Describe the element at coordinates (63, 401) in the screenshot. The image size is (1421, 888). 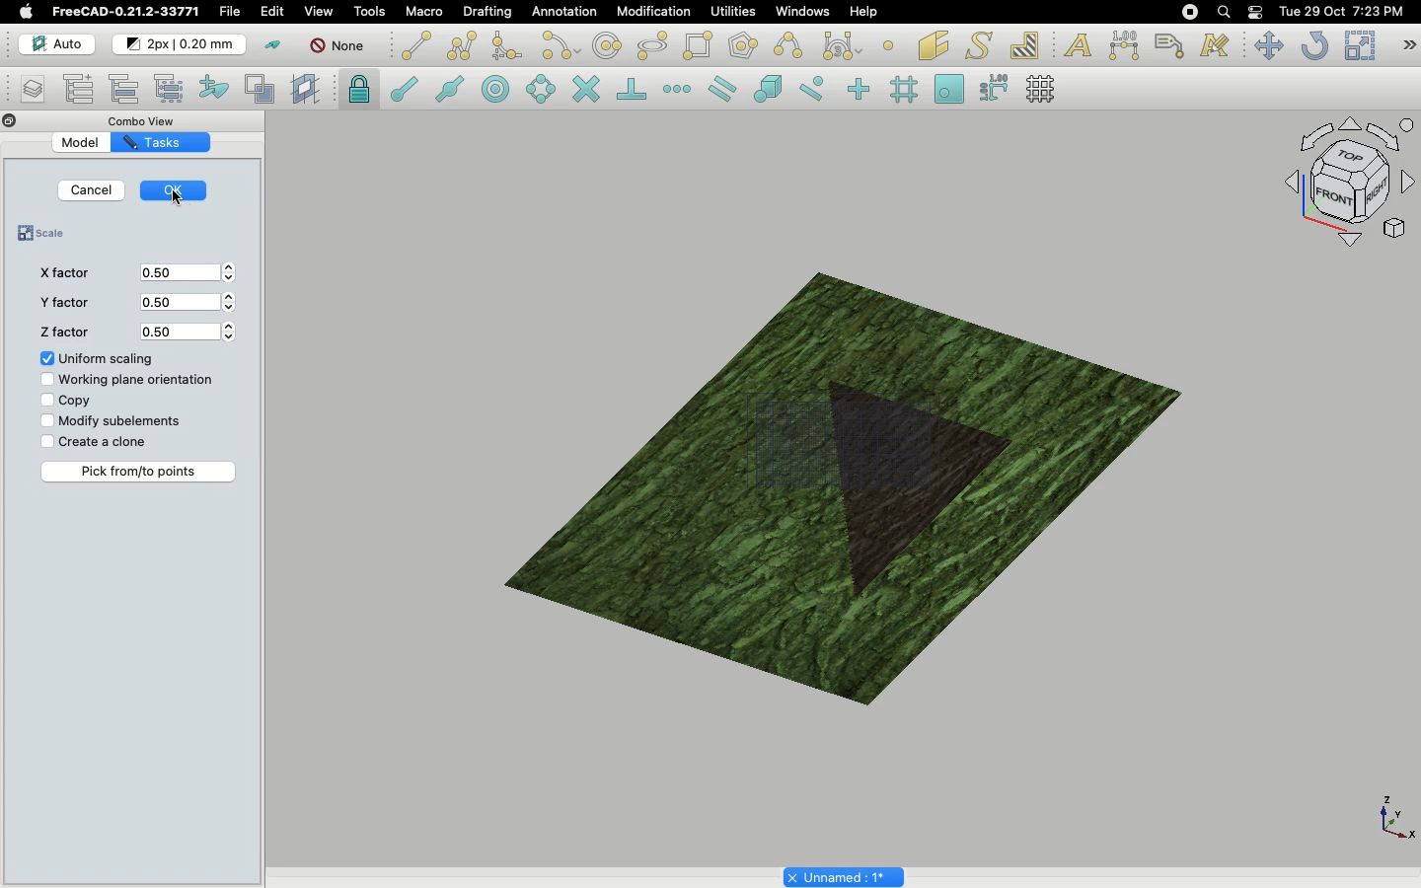
I see `Copy` at that location.